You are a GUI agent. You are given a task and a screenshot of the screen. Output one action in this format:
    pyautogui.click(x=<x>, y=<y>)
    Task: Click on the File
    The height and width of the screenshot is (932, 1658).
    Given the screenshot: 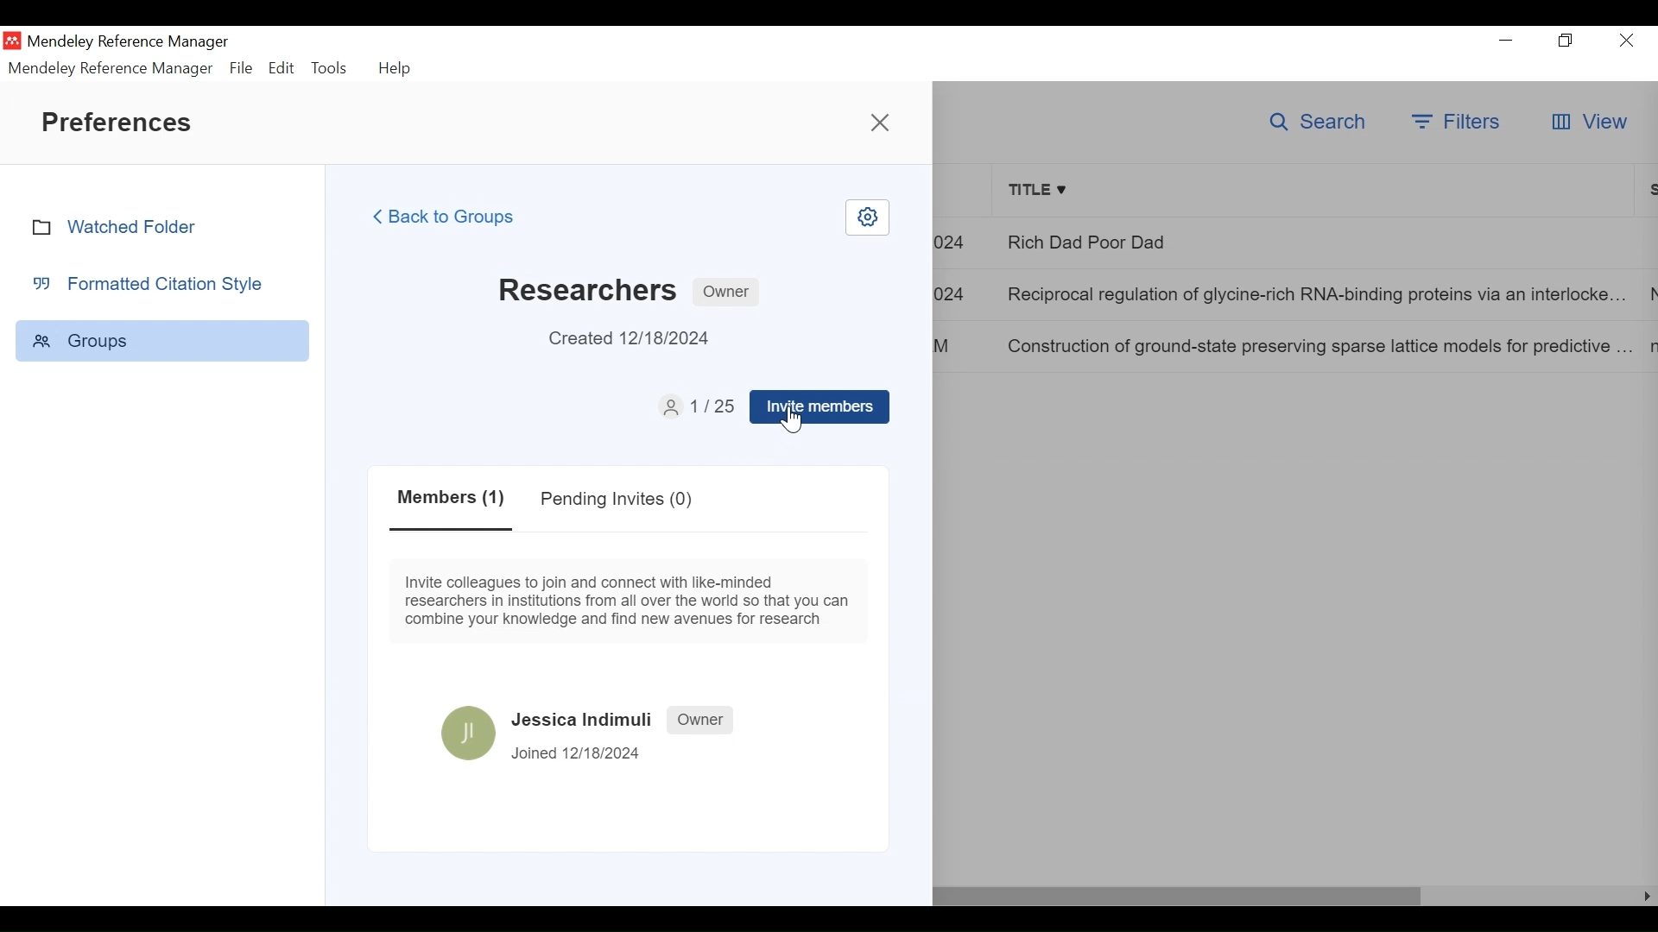 What is the action you would take?
    pyautogui.click(x=242, y=68)
    